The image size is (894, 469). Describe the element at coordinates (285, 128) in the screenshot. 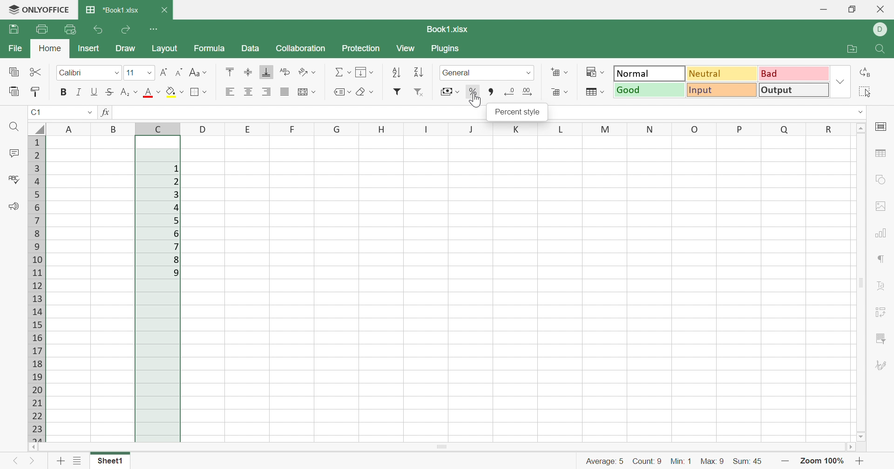

I see `F` at that location.